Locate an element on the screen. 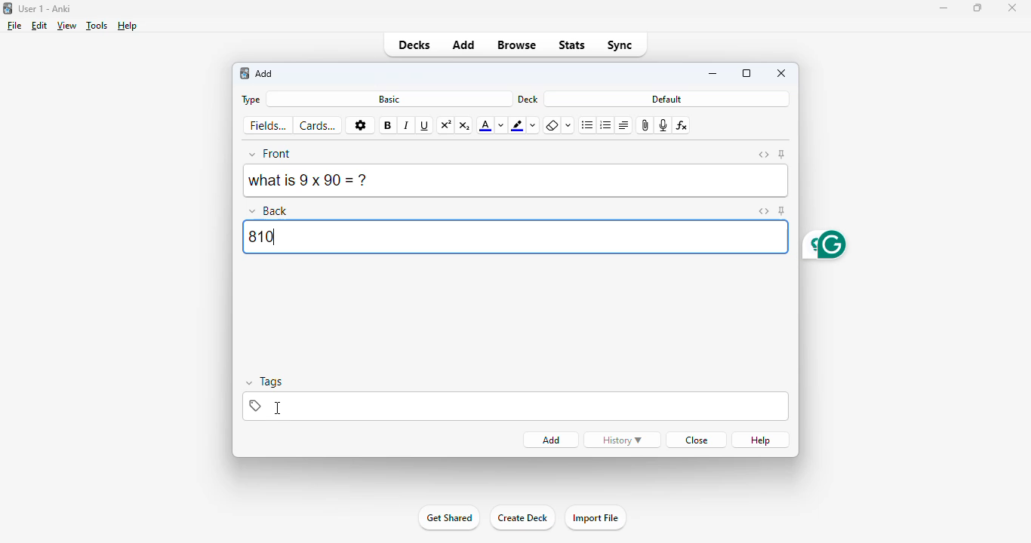 Image resolution: width=1031 pixels, height=543 pixels. add is located at coordinates (465, 44).